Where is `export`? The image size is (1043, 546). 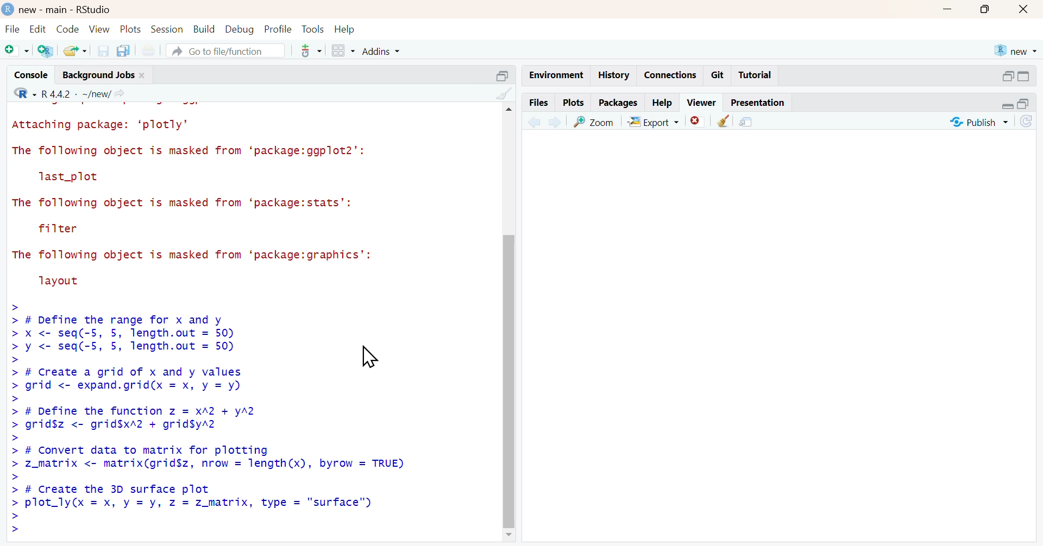 export is located at coordinates (657, 122).